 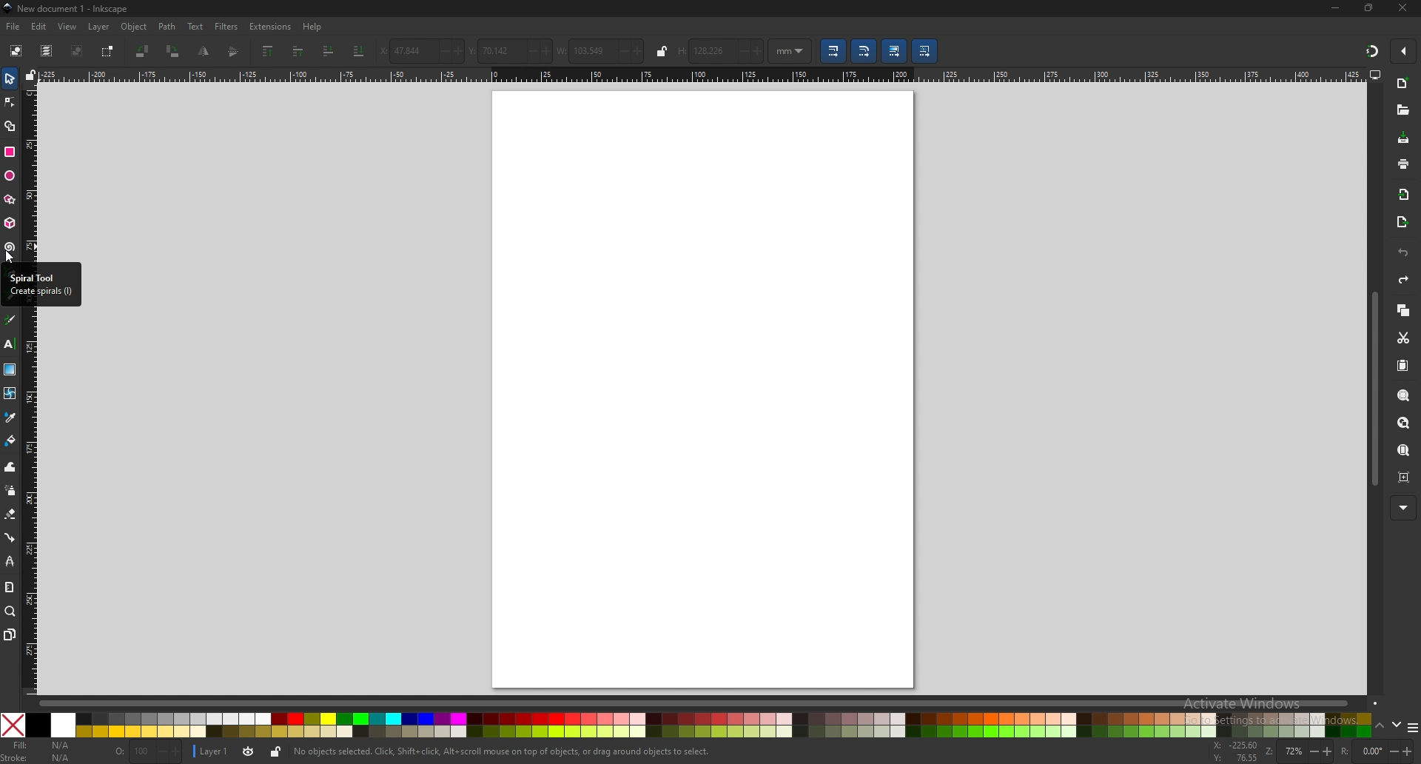 I want to click on zoom centre page, so click(x=1404, y=477).